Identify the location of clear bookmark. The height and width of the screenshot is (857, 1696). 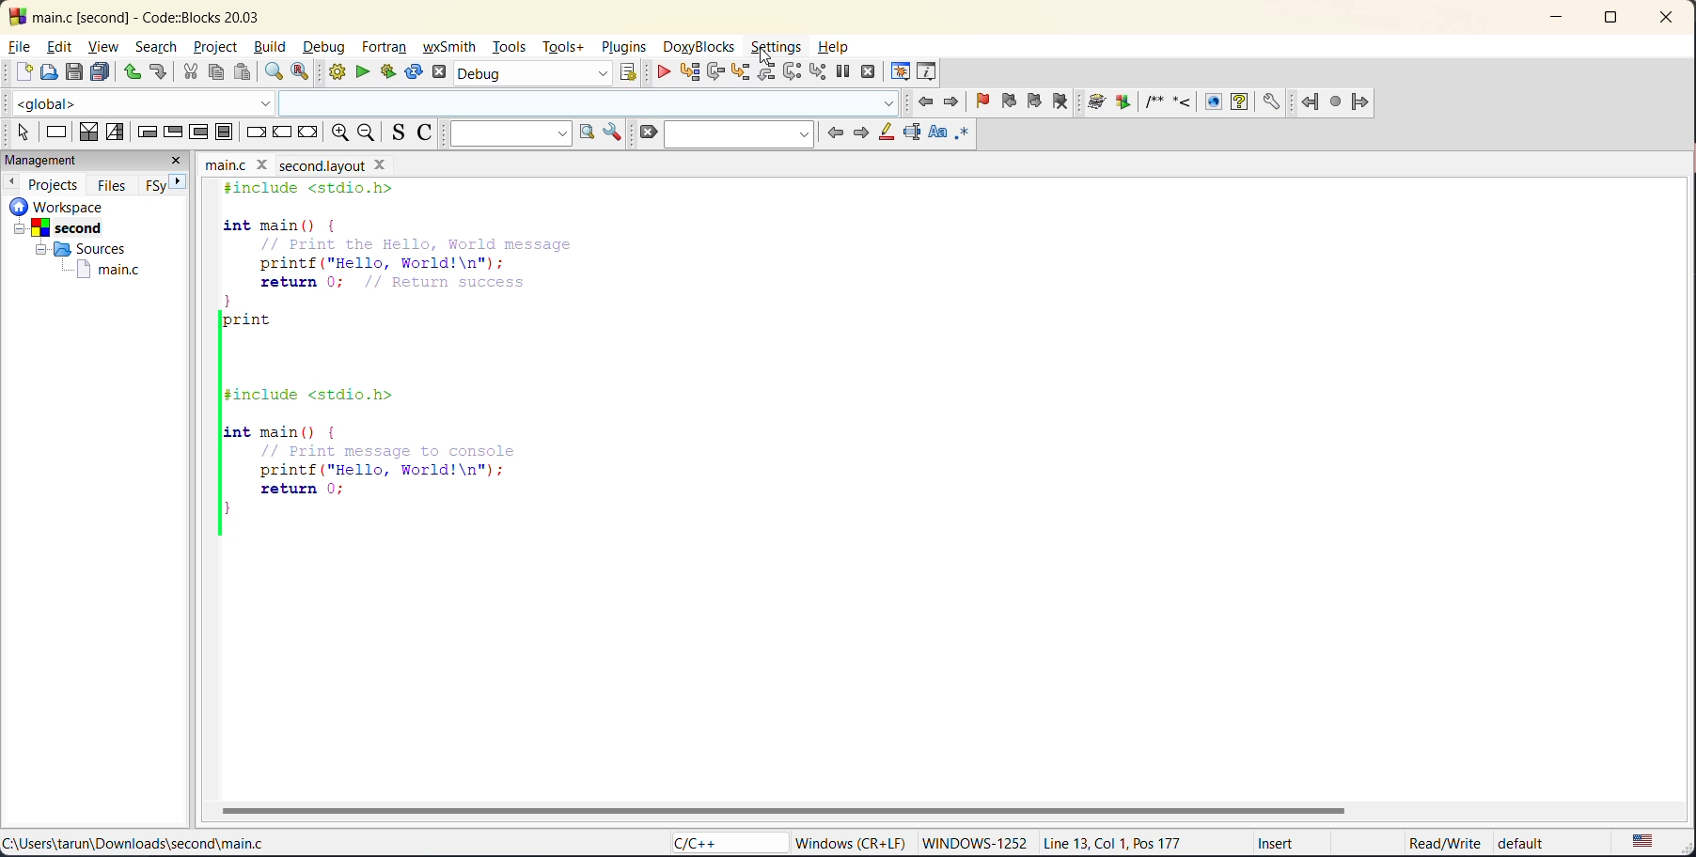
(1068, 103).